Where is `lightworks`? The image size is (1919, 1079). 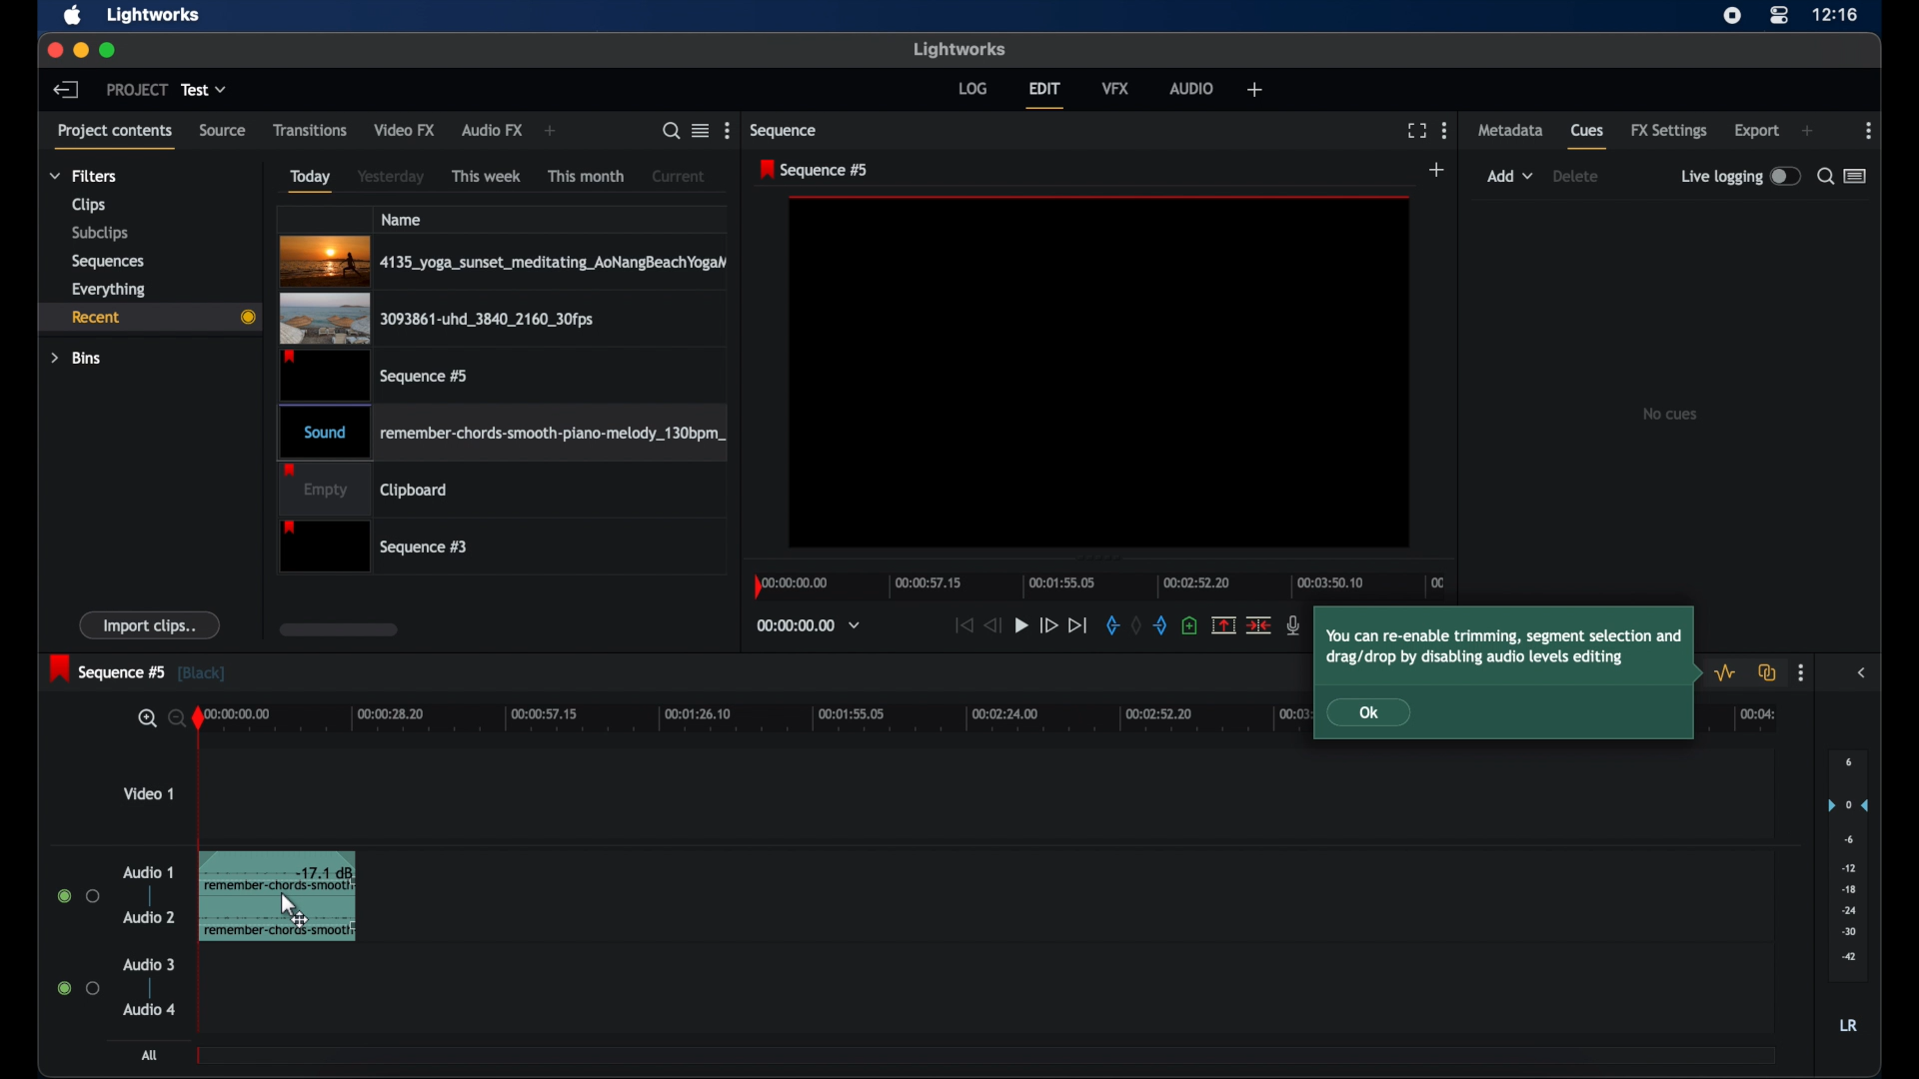 lightworks is located at coordinates (154, 15).